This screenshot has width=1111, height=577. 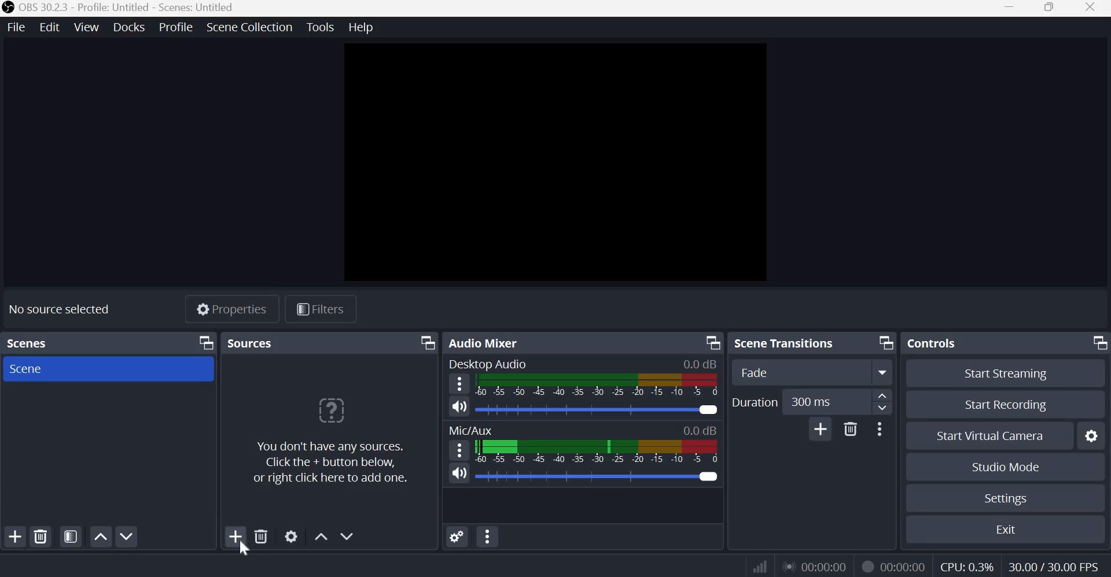 I want to click on Close, so click(x=1091, y=8).